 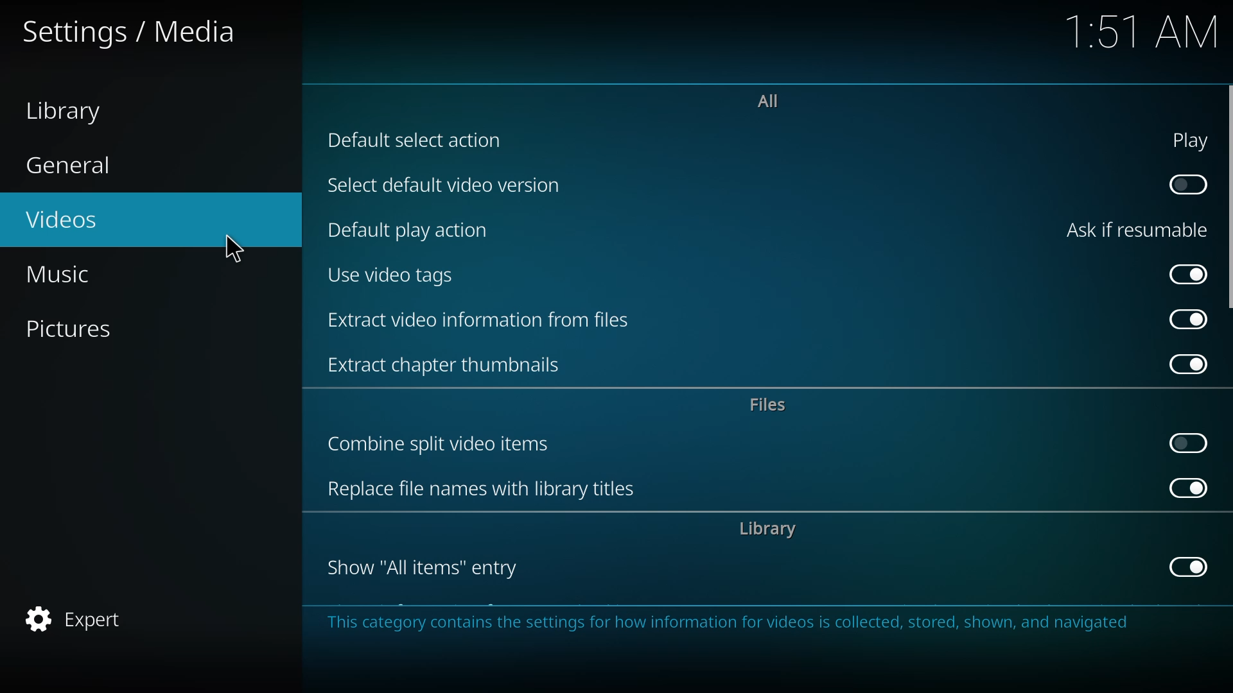 I want to click on all, so click(x=767, y=99).